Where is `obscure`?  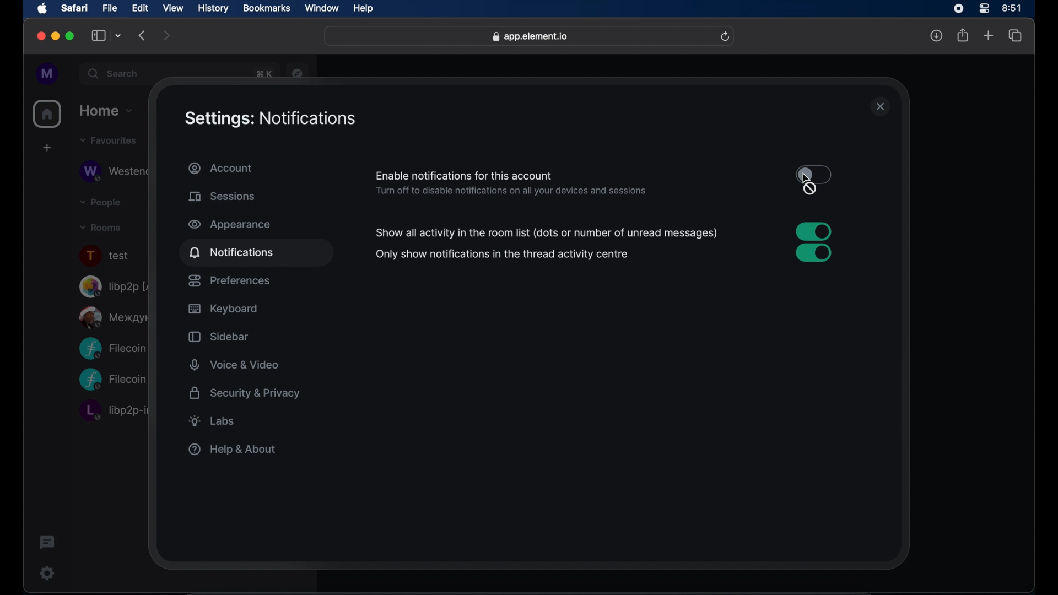
obscure is located at coordinates (116, 171).